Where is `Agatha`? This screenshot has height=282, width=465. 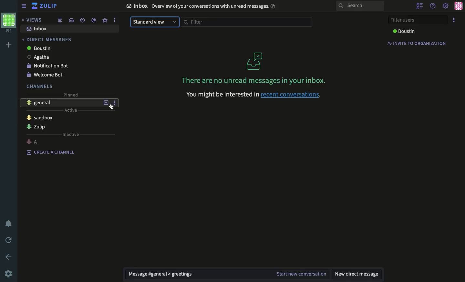
Agatha is located at coordinates (38, 57).